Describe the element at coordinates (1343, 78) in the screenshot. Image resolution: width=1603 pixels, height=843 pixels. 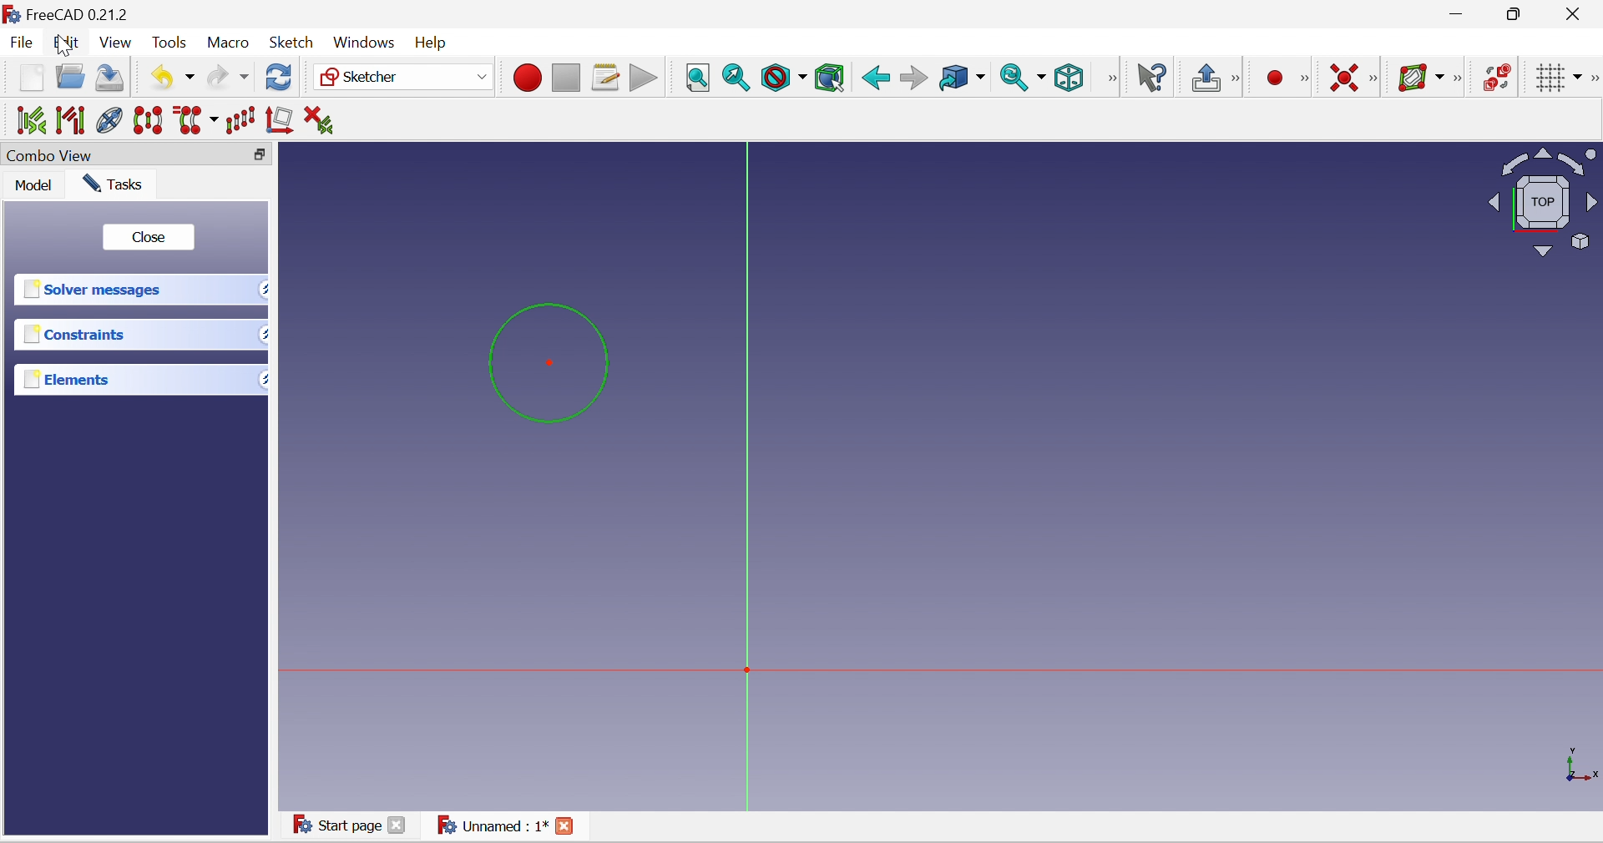
I see `Constrain coincident` at that location.